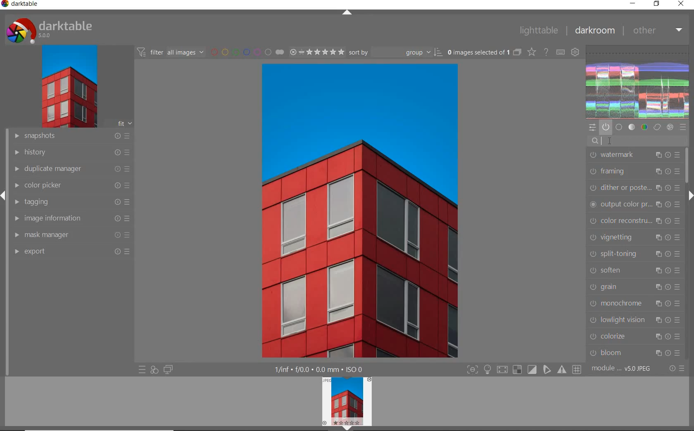 This screenshot has height=431, width=694. I want to click on color picker, so click(71, 185).